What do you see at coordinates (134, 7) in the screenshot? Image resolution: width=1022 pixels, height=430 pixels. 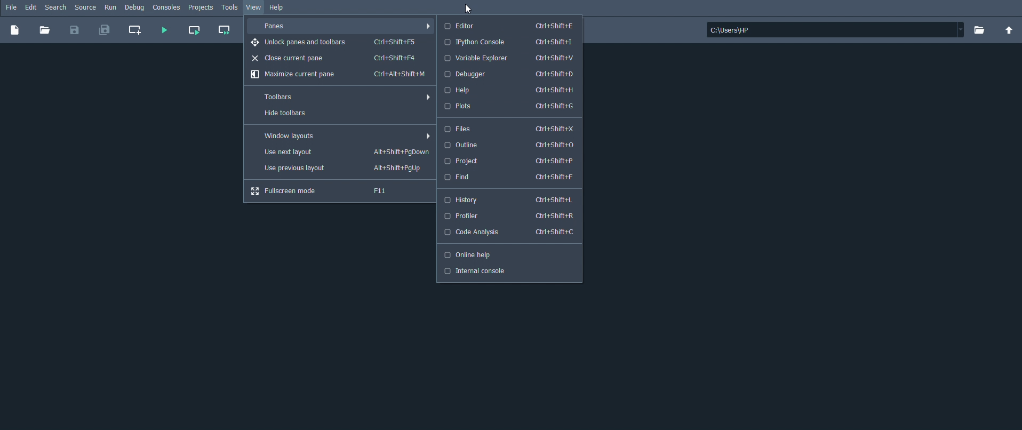 I see `Debug` at bounding box center [134, 7].